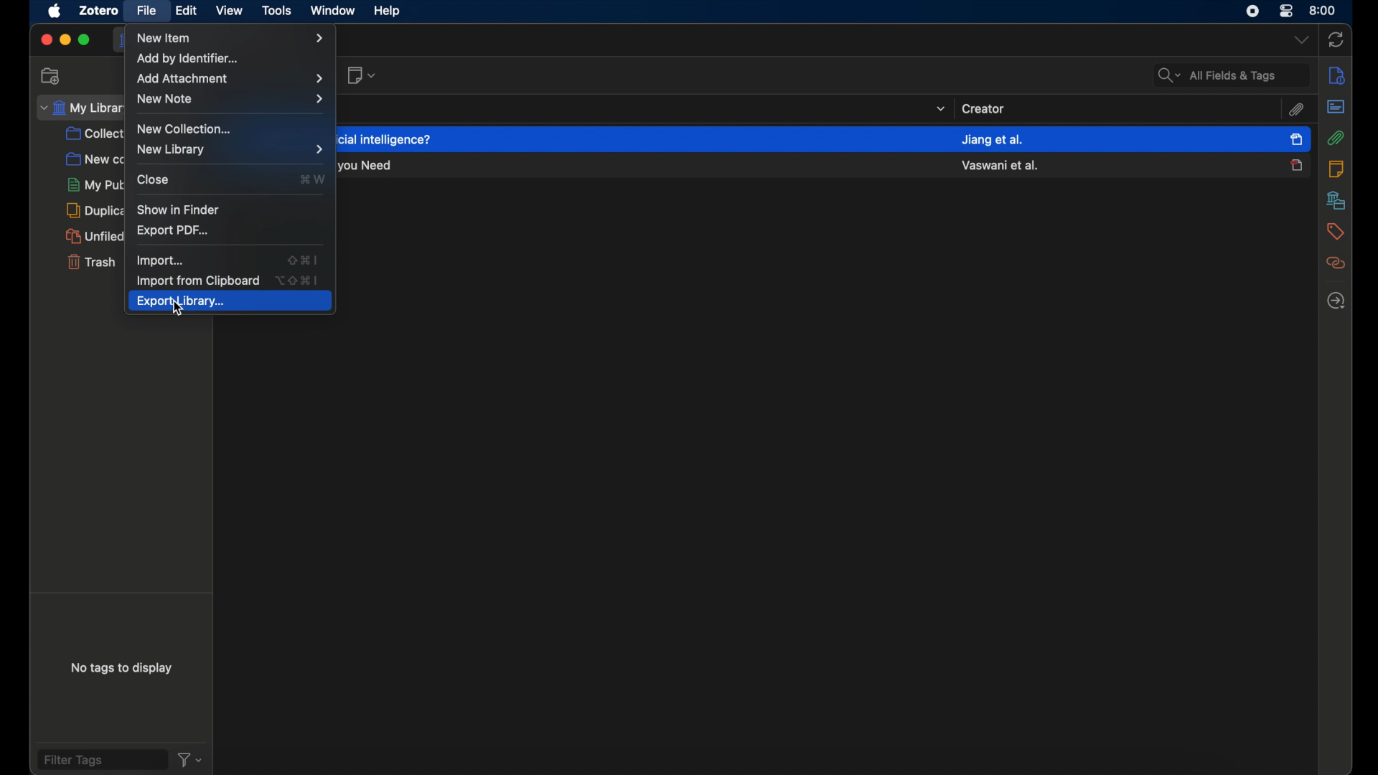 This screenshot has width=1378, height=775. What do you see at coordinates (147, 11) in the screenshot?
I see `file menu selected` at bounding box center [147, 11].